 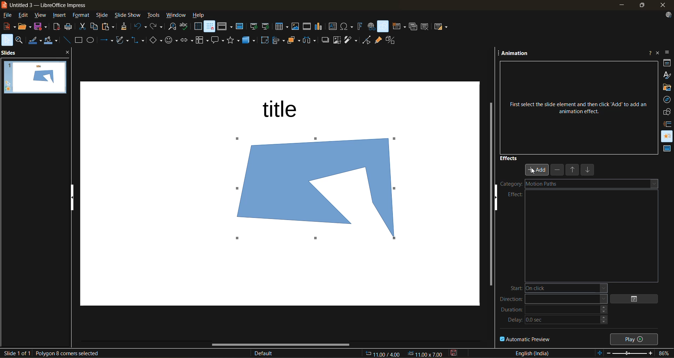 What do you see at coordinates (587, 171) in the screenshot?
I see `move down` at bounding box center [587, 171].